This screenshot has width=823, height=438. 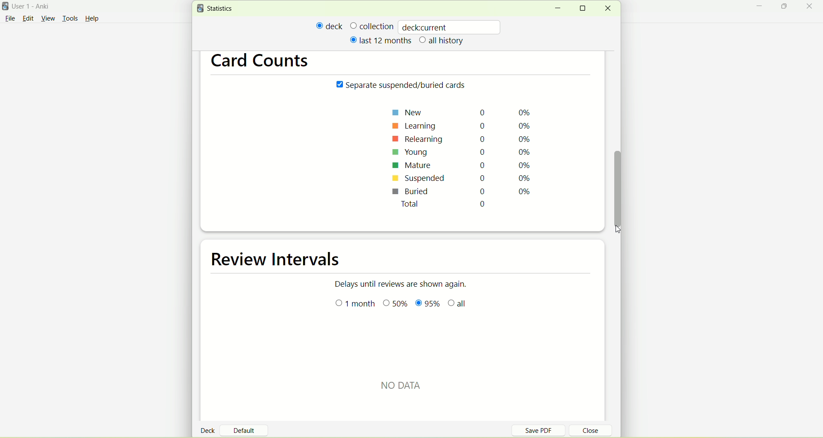 I want to click on default, so click(x=247, y=427).